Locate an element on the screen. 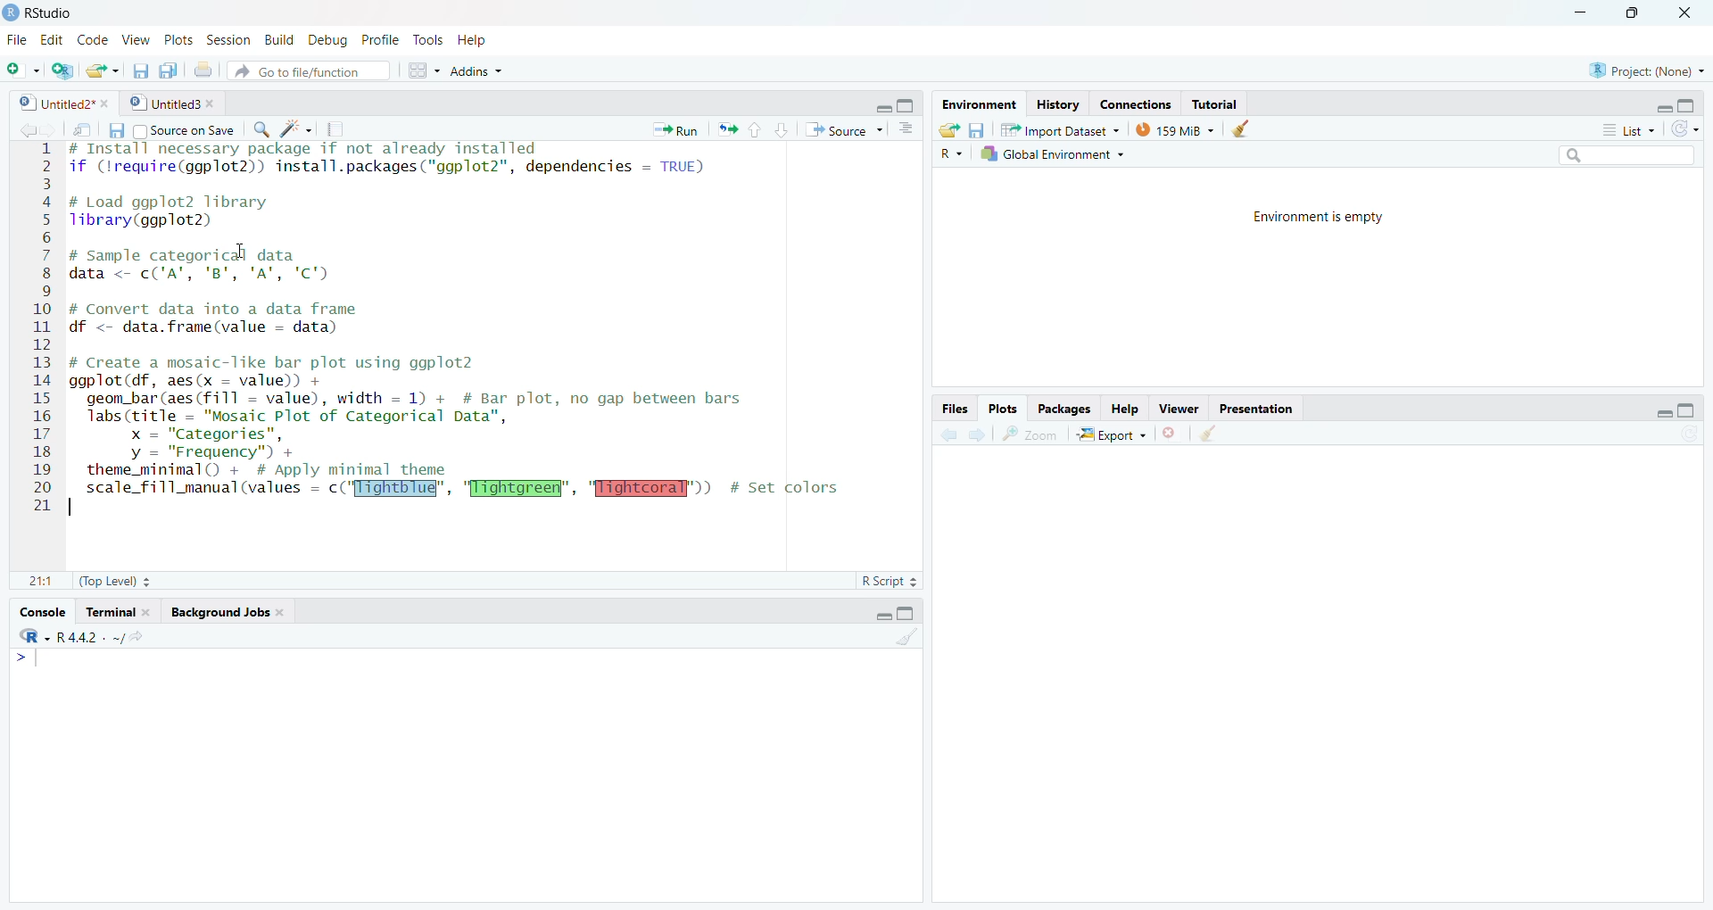 The image size is (1713, 910). Global Environment is located at coordinates (1052, 153).